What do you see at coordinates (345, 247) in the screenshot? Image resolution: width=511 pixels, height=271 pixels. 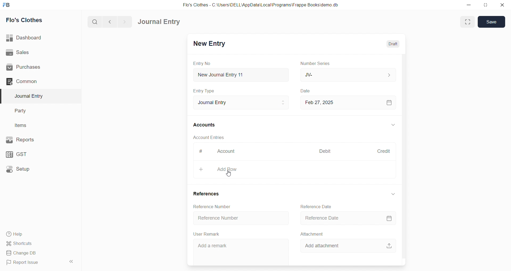 I see `Add attachment` at bounding box center [345, 247].